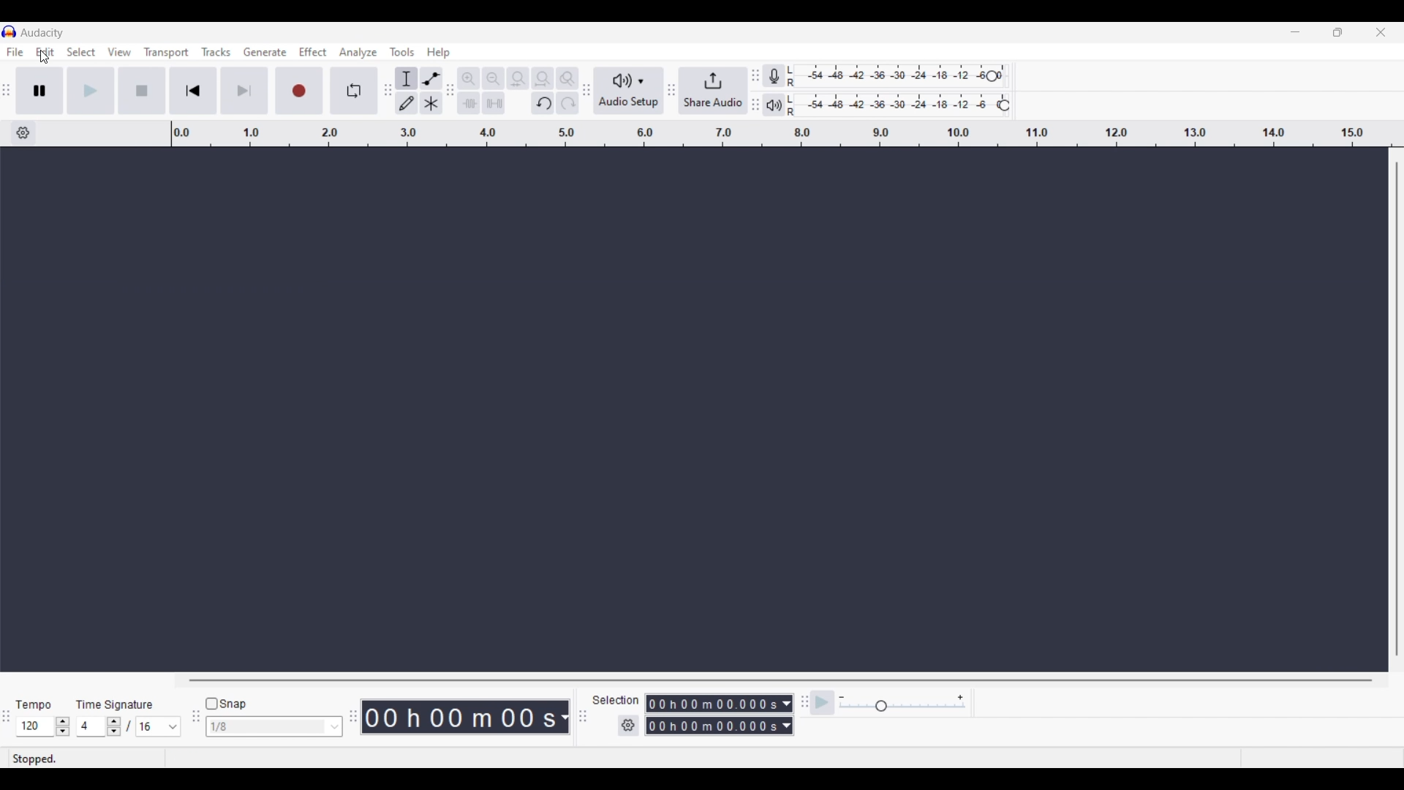 This screenshot has width=1404, height=790. Describe the element at coordinates (690, 411) in the screenshot. I see `Audio track space empty after deletion of Audio 1` at that location.